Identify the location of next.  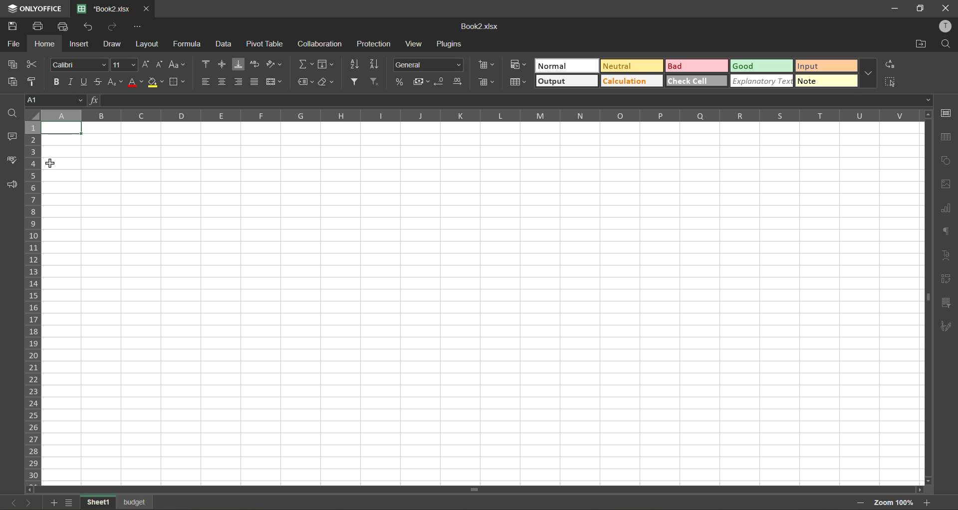
(26, 503).